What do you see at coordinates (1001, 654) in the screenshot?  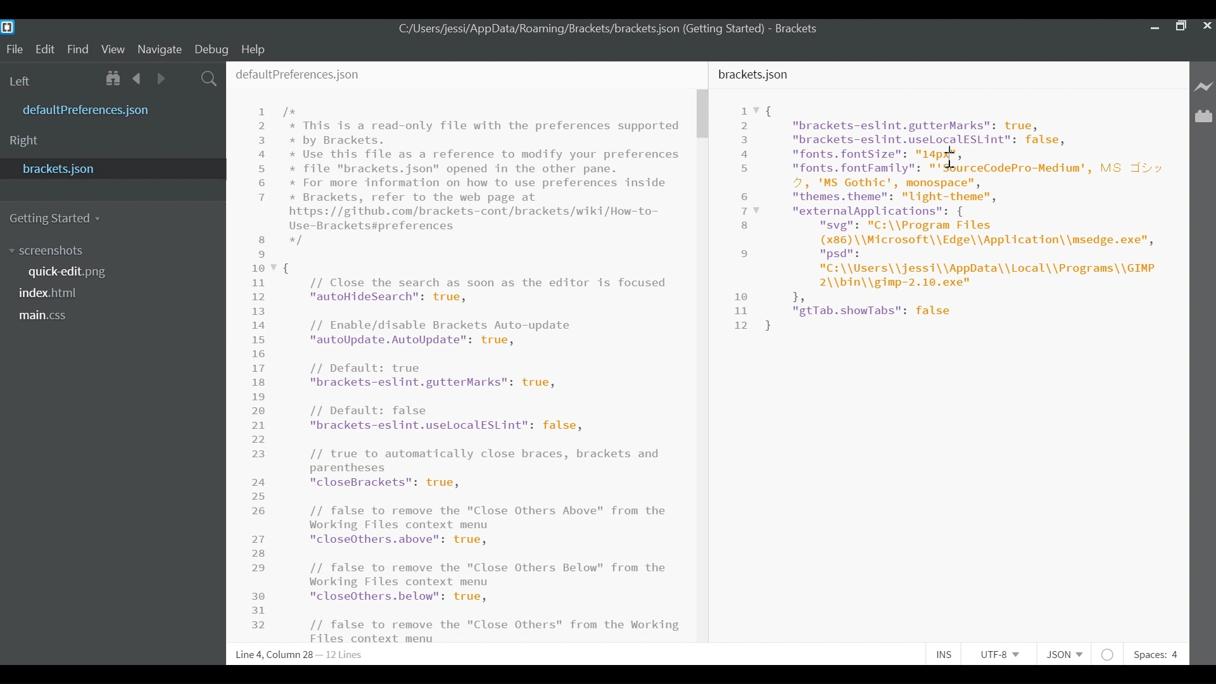 I see `File Encoding` at bounding box center [1001, 654].